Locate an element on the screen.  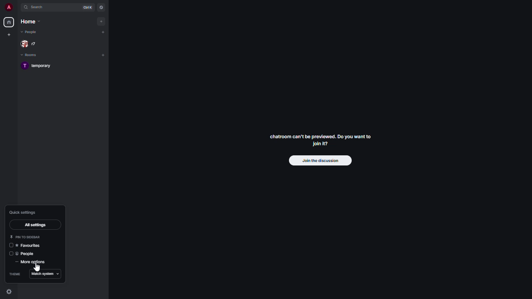
chatroom can't be previewed. Do you want to
Joint? is located at coordinates (323, 142).